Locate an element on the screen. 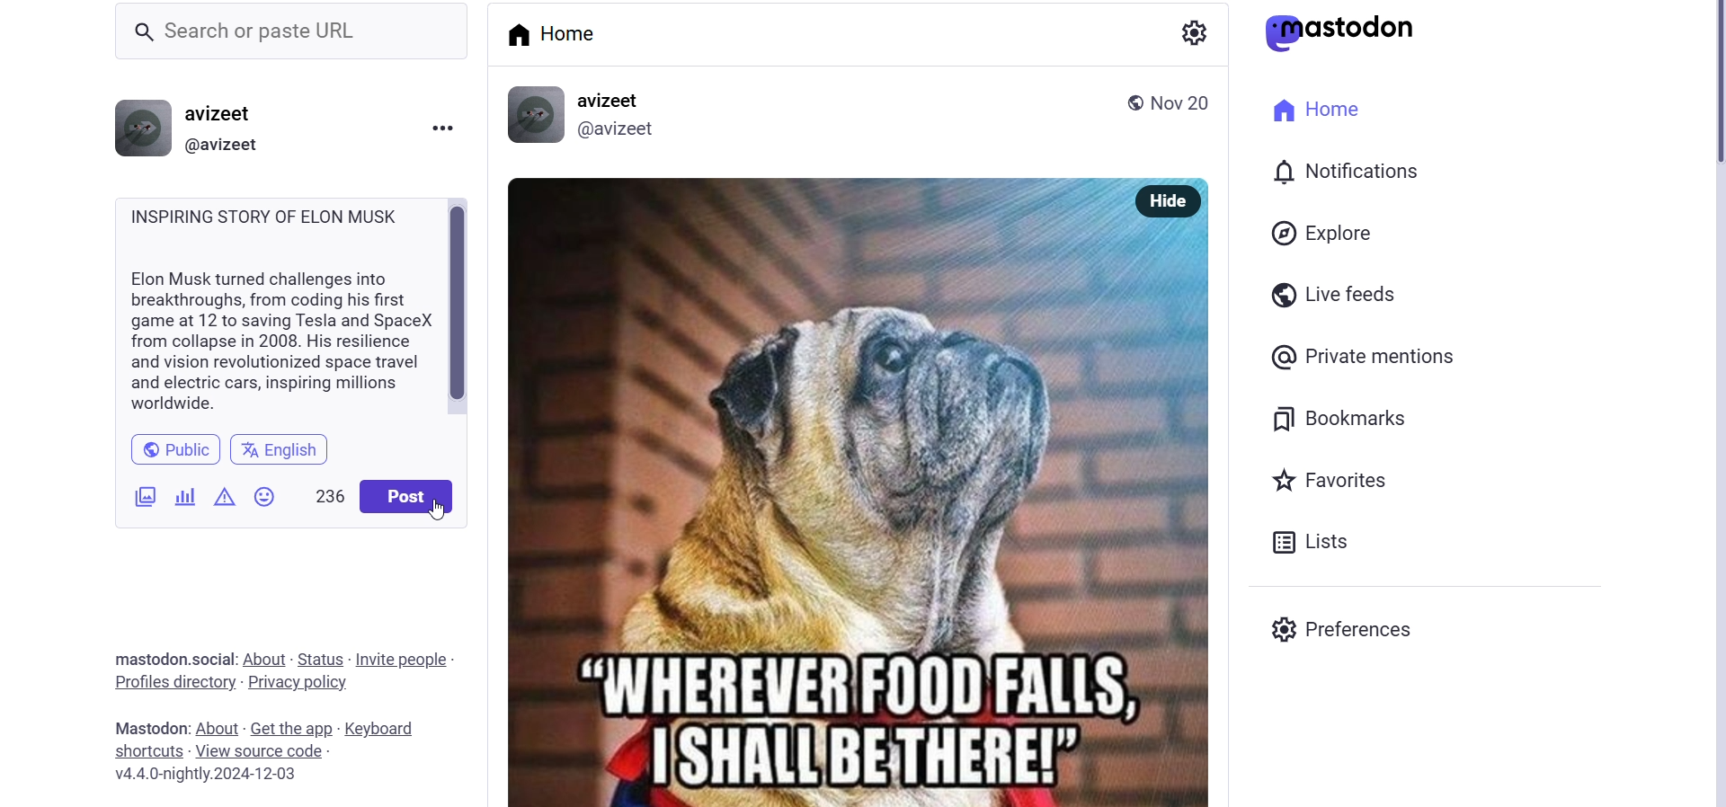 The height and width of the screenshot is (807, 1726). text is located at coordinates (146, 727).